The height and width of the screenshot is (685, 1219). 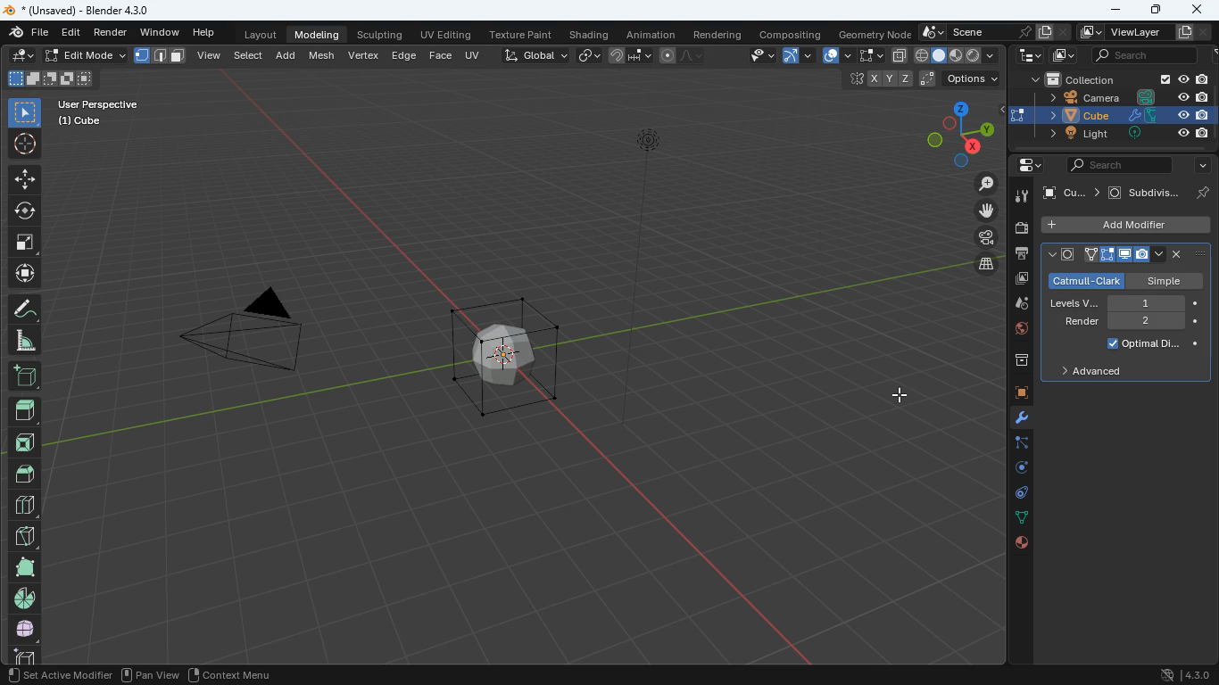 I want to click on camera, so click(x=265, y=340).